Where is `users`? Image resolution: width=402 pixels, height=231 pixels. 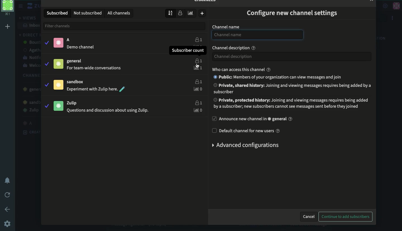
users is located at coordinates (197, 87).